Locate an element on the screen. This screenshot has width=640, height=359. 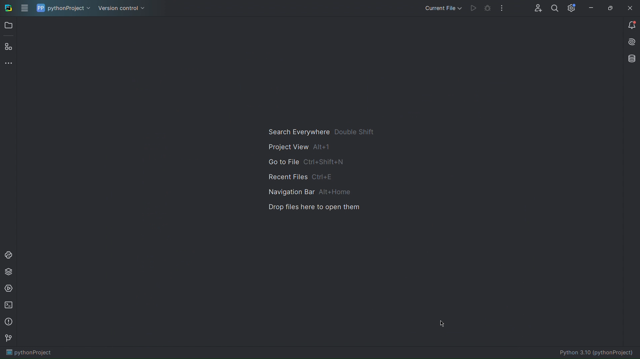
Go to File is located at coordinates (307, 162).